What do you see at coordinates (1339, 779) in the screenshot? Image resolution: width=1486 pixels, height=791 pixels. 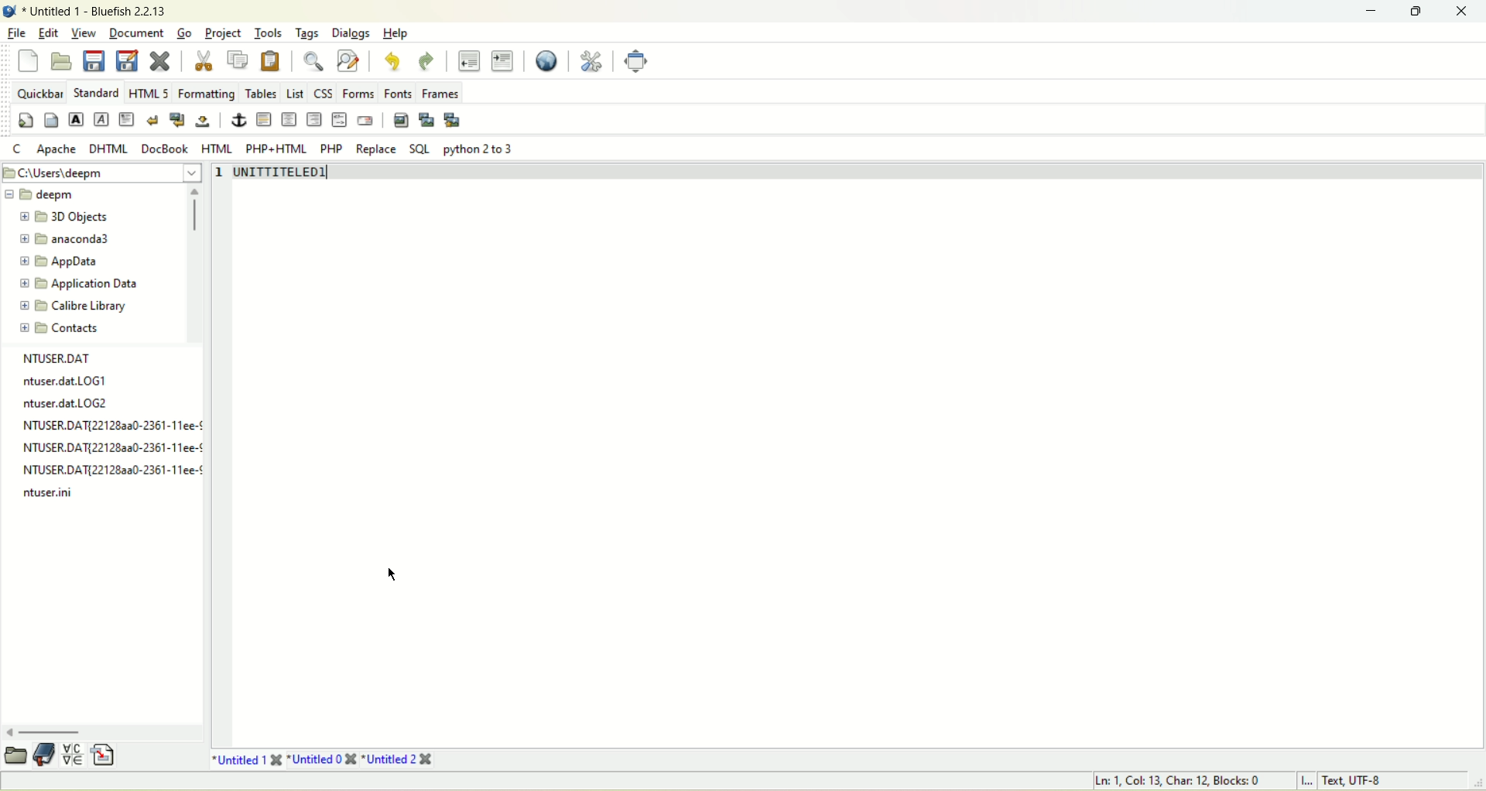 I see `L Text UTF-8` at bounding box center [1339, 779].